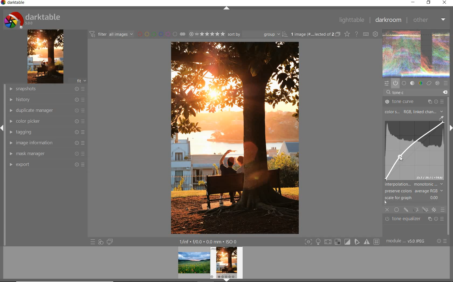 The width and height of the screenshot is (453, 282). Describe the element at coordinates (445, 3) in the screenshot. I see `close` at that location.